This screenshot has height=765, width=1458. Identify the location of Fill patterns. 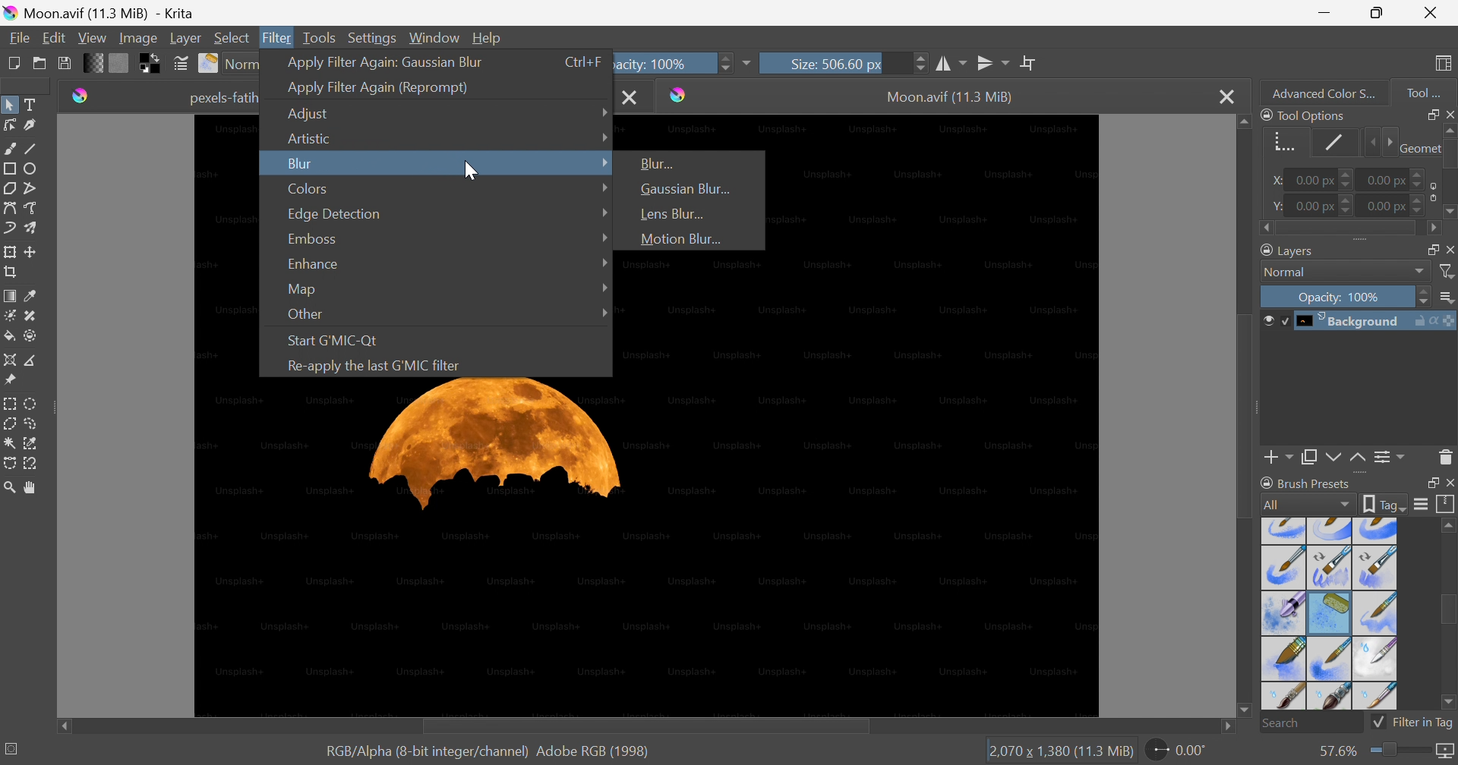
(118, 61).